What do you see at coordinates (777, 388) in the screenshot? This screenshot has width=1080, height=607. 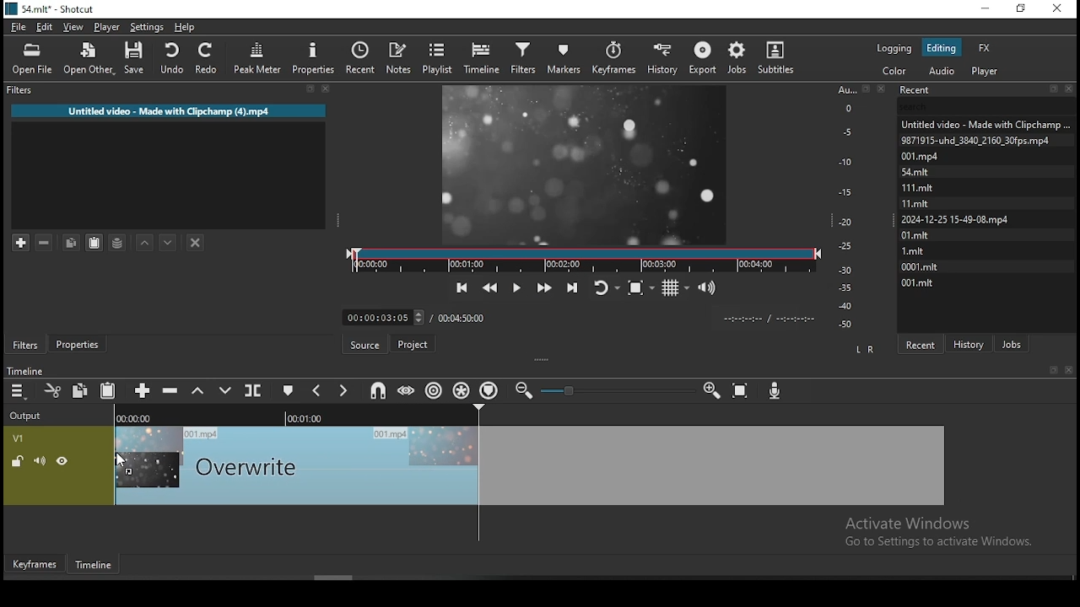 I see `record audio` at bounding box center [777, 388].